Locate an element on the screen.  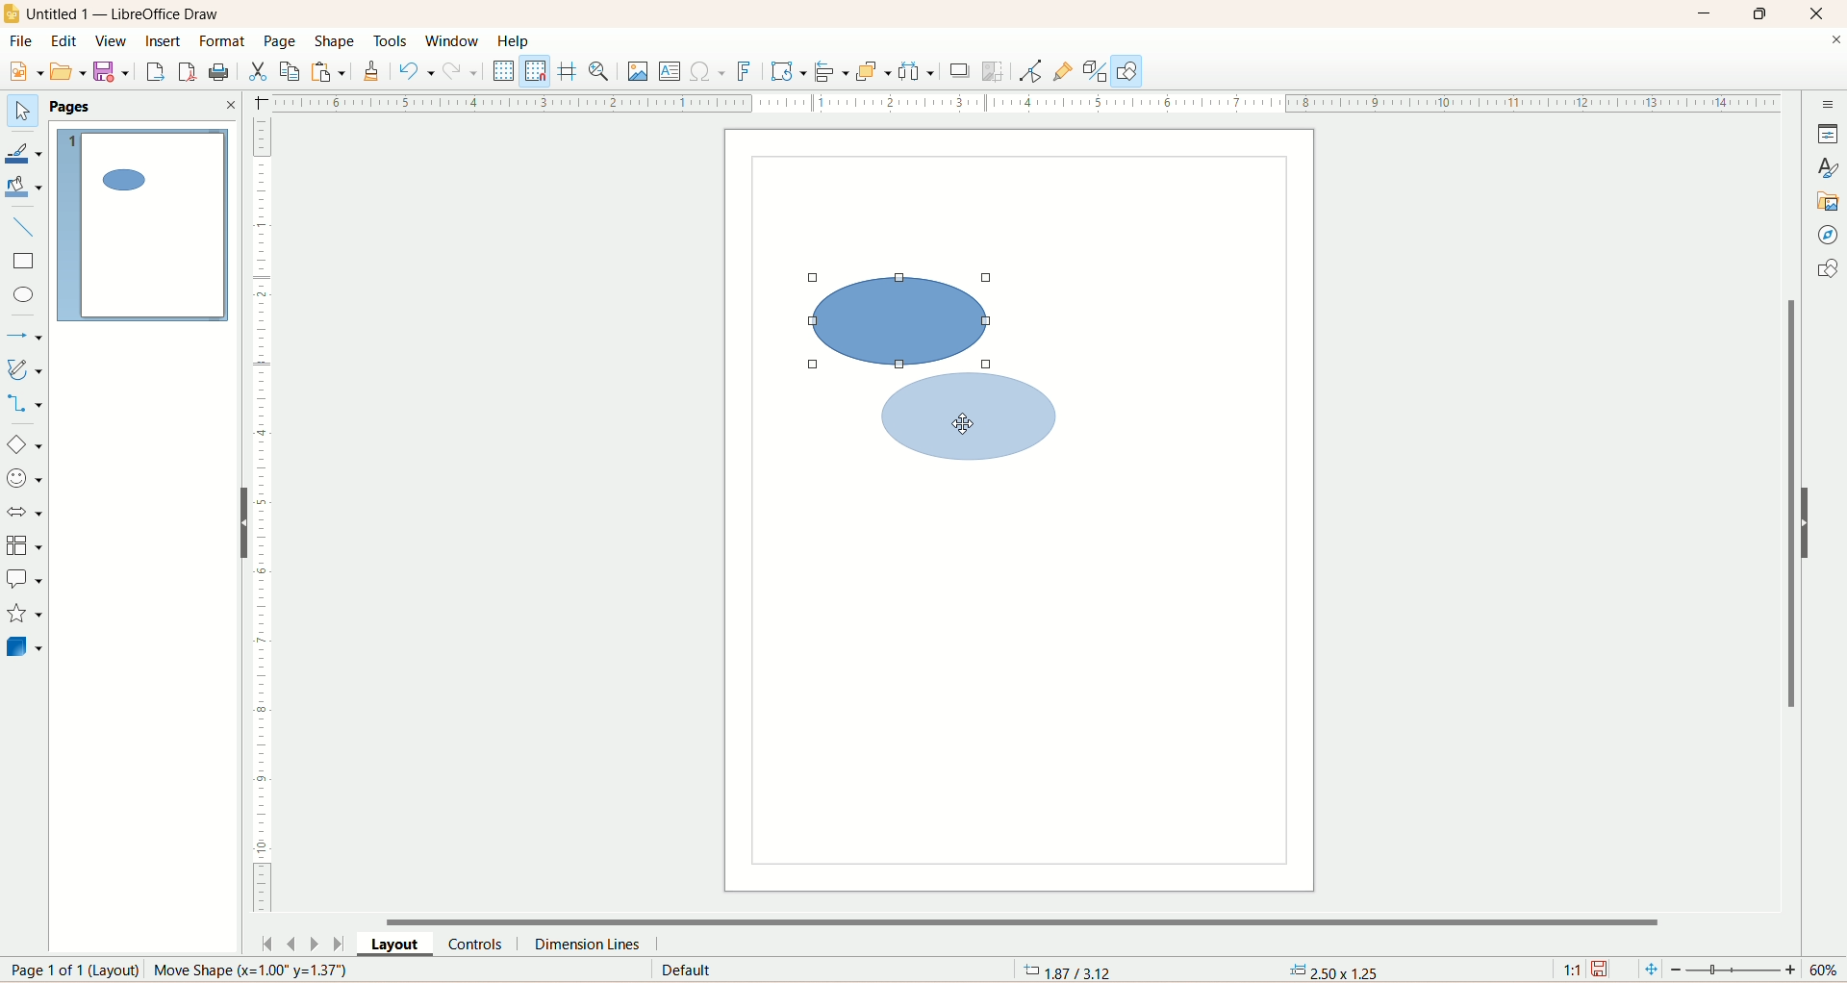
anchor point is located at coordinates (1330, 971).